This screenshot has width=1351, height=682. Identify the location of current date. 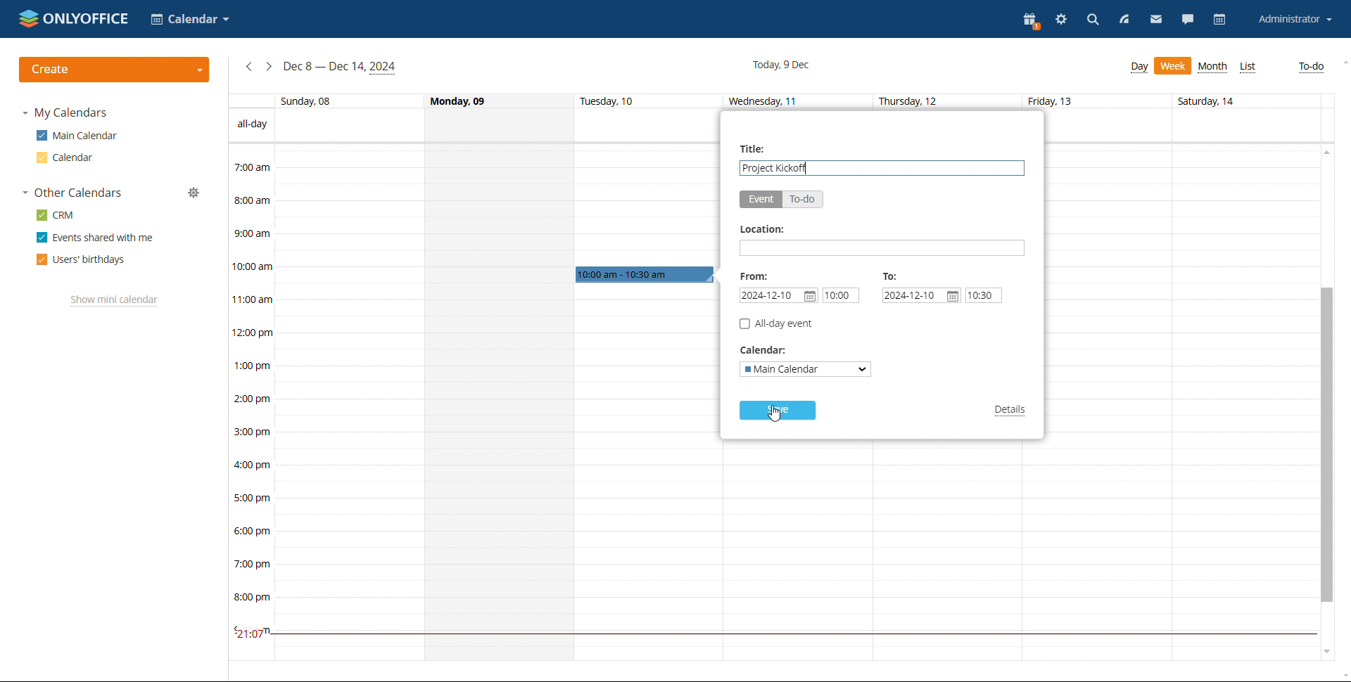
(783, 64).